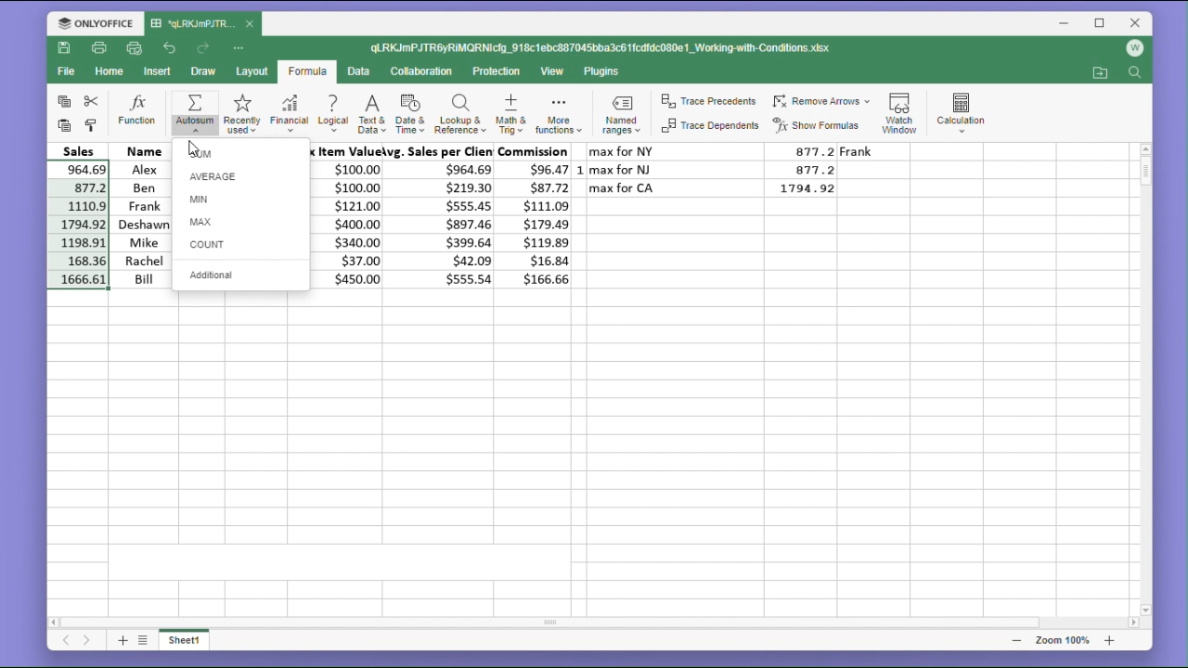 The height and width of the screenshot is (668, 1188). What do you see at coordinates (707, 99) in the screenshot?
I see `trace predecents` at bounding box center [707, 99].